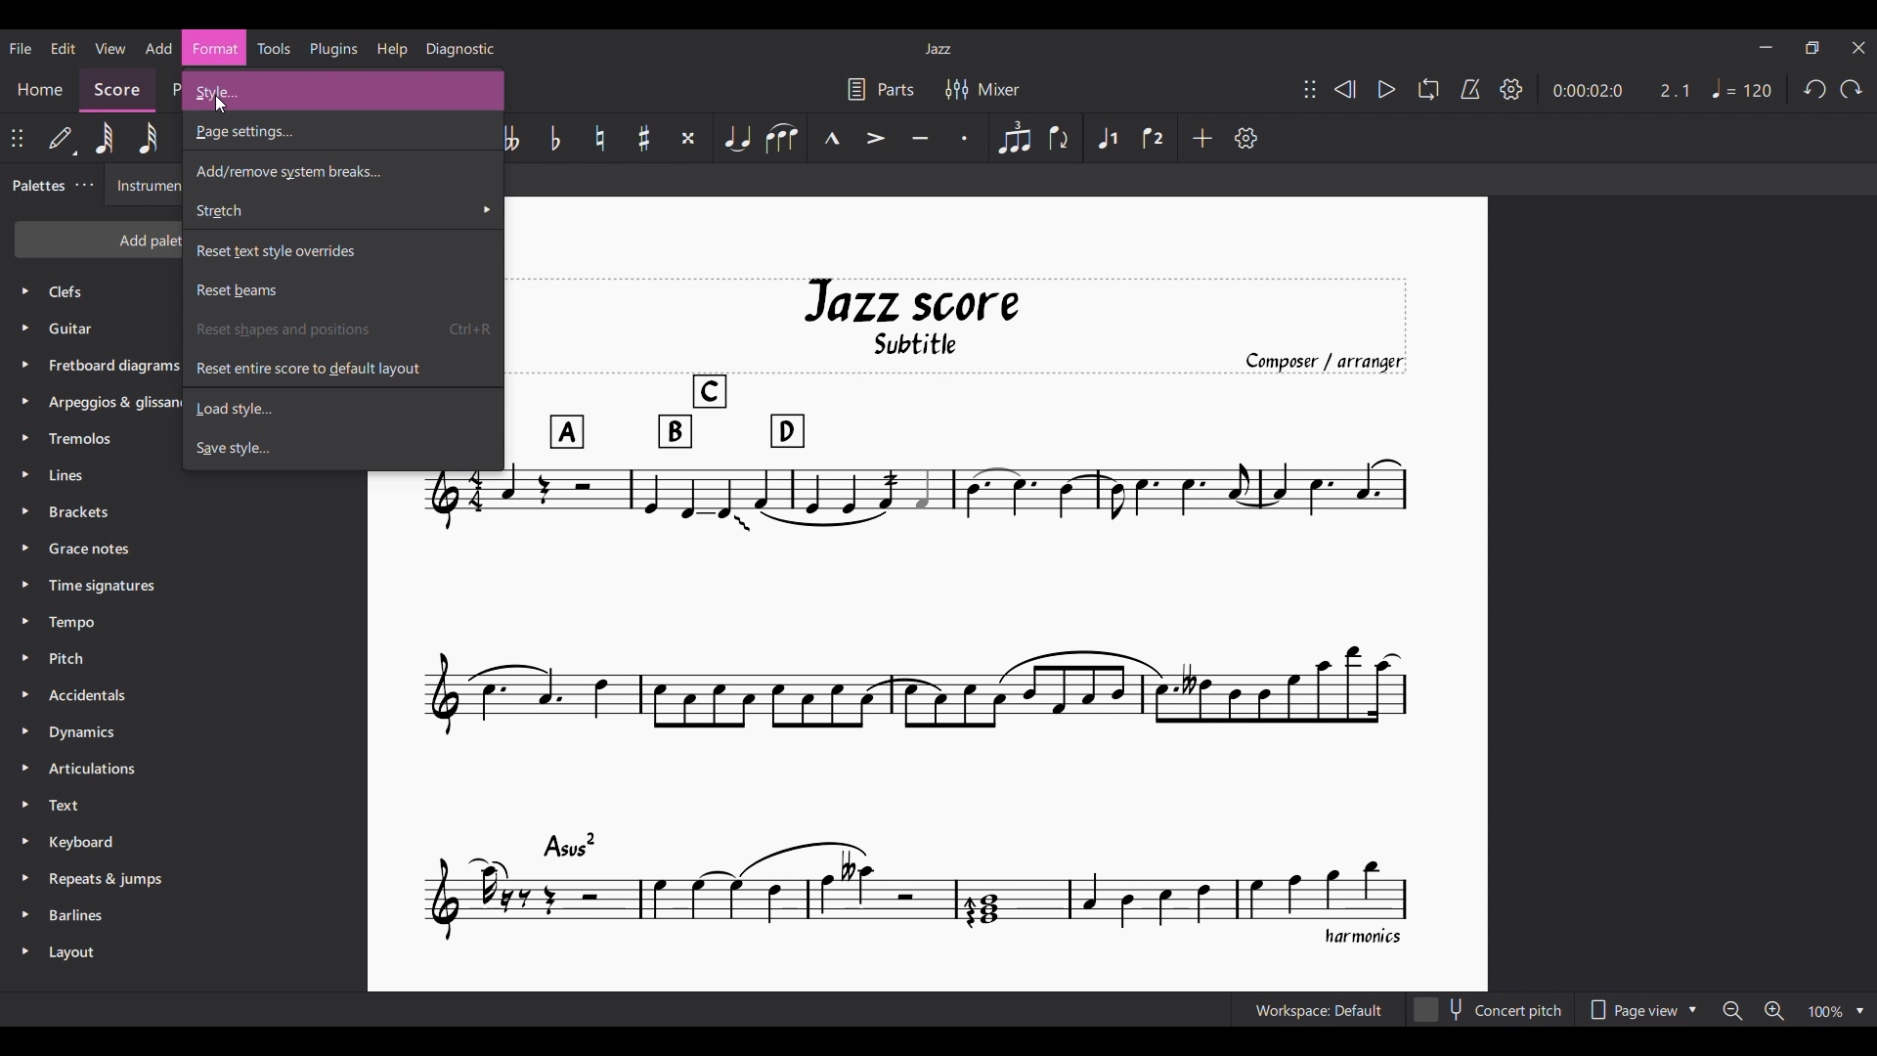  I want to click on Page settings, so click(308, 131).